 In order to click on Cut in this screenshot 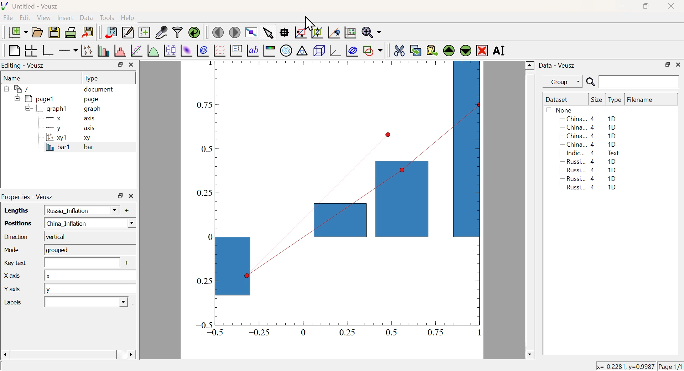, I will do `click(399, 50)`.